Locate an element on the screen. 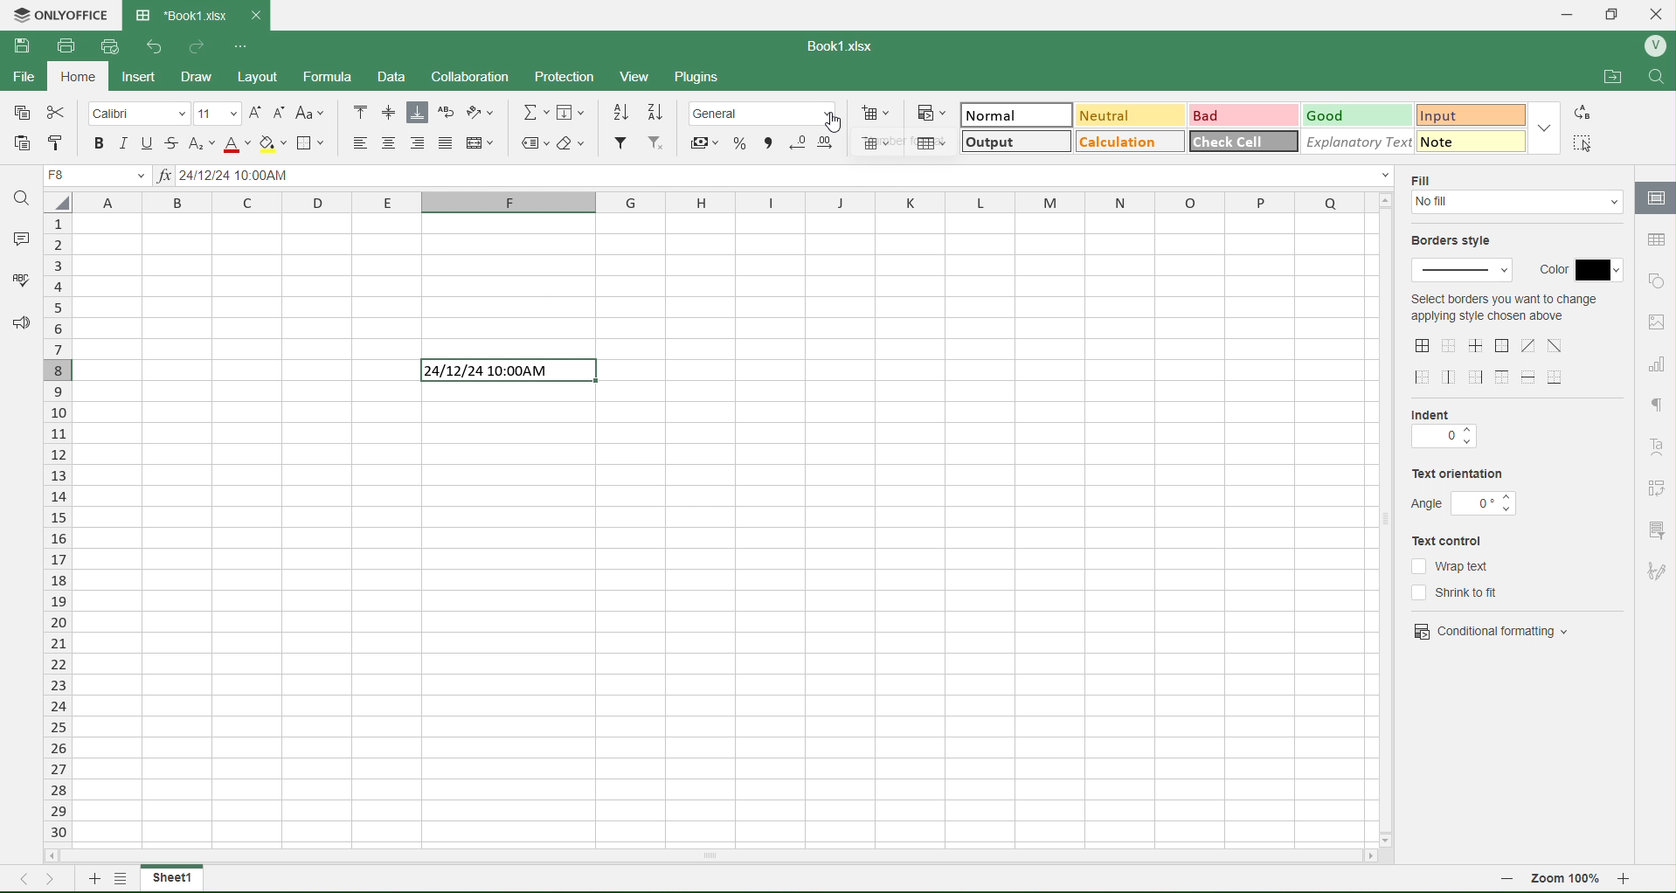  Named Ranges is located at coordinates (533, 143).